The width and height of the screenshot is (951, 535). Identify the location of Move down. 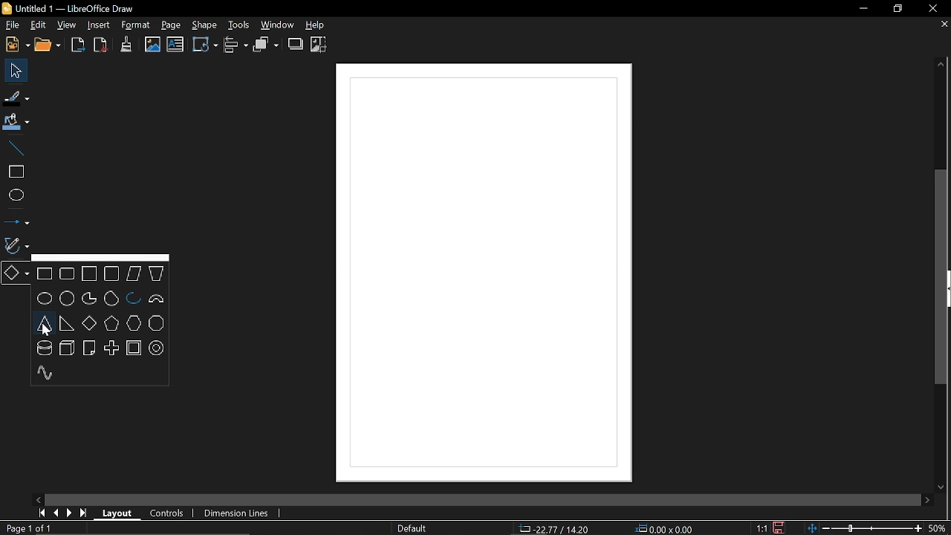
(939, 487).